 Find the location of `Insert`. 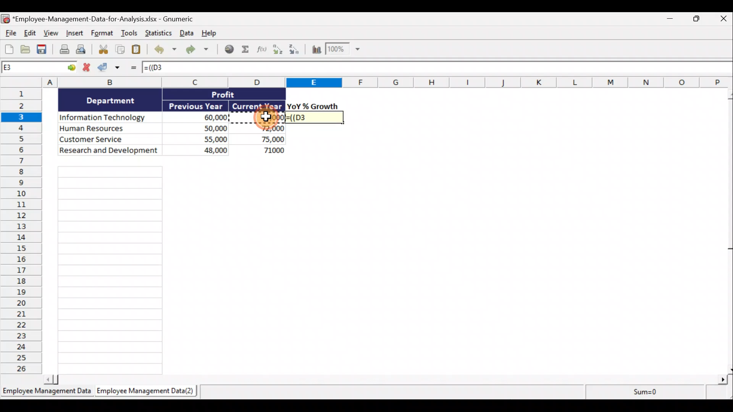

Insert is located at coordinates (74, 34).